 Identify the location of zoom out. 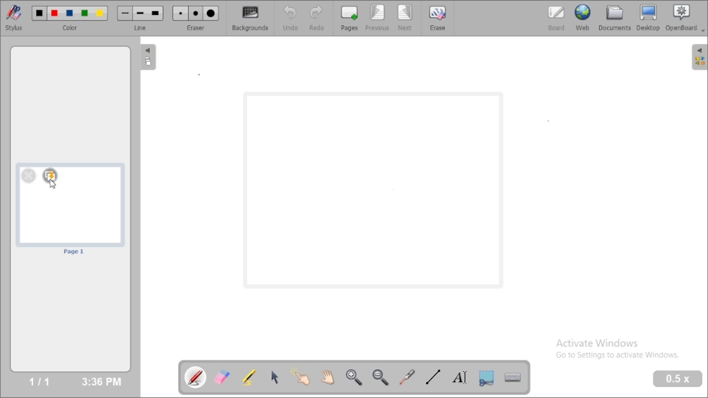
(382, 378).